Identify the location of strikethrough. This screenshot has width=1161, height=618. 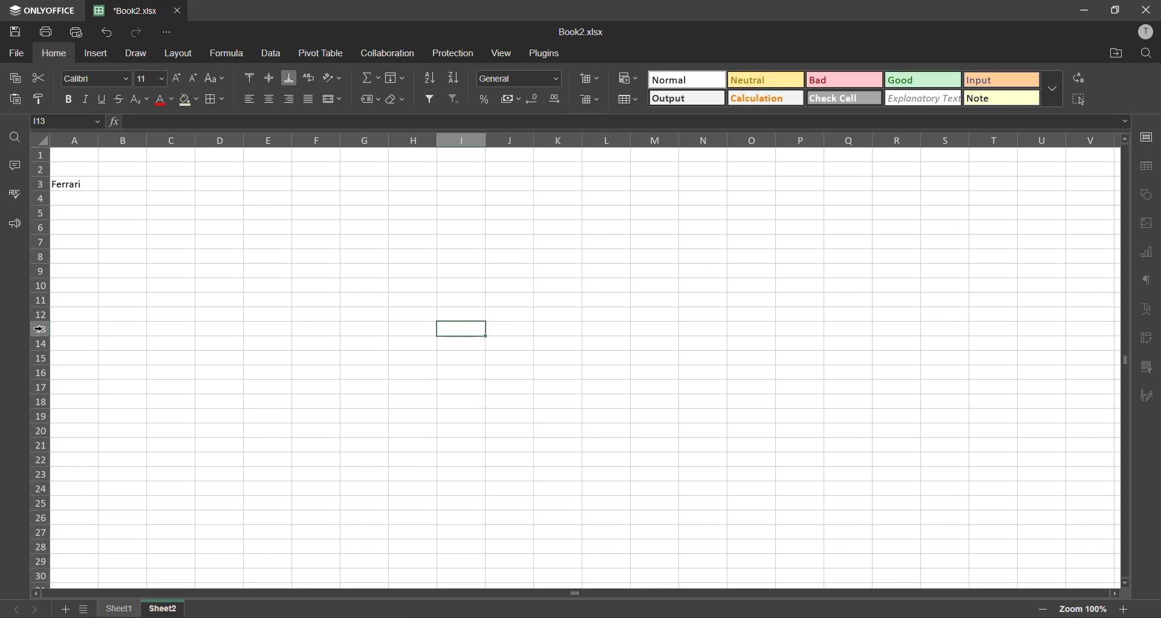
(117, 99).